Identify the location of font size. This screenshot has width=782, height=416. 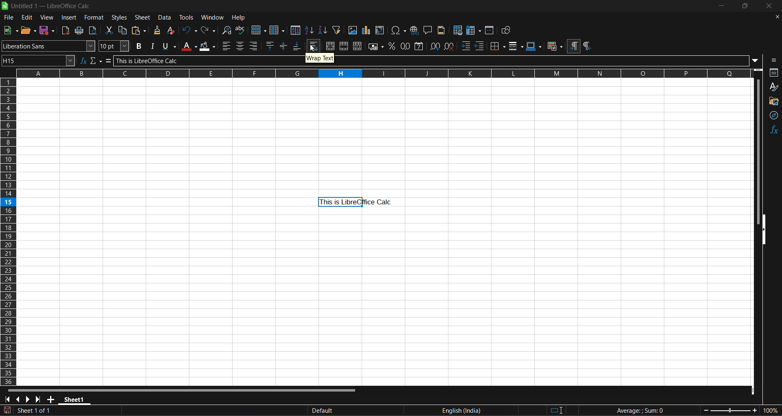
(114, 46).